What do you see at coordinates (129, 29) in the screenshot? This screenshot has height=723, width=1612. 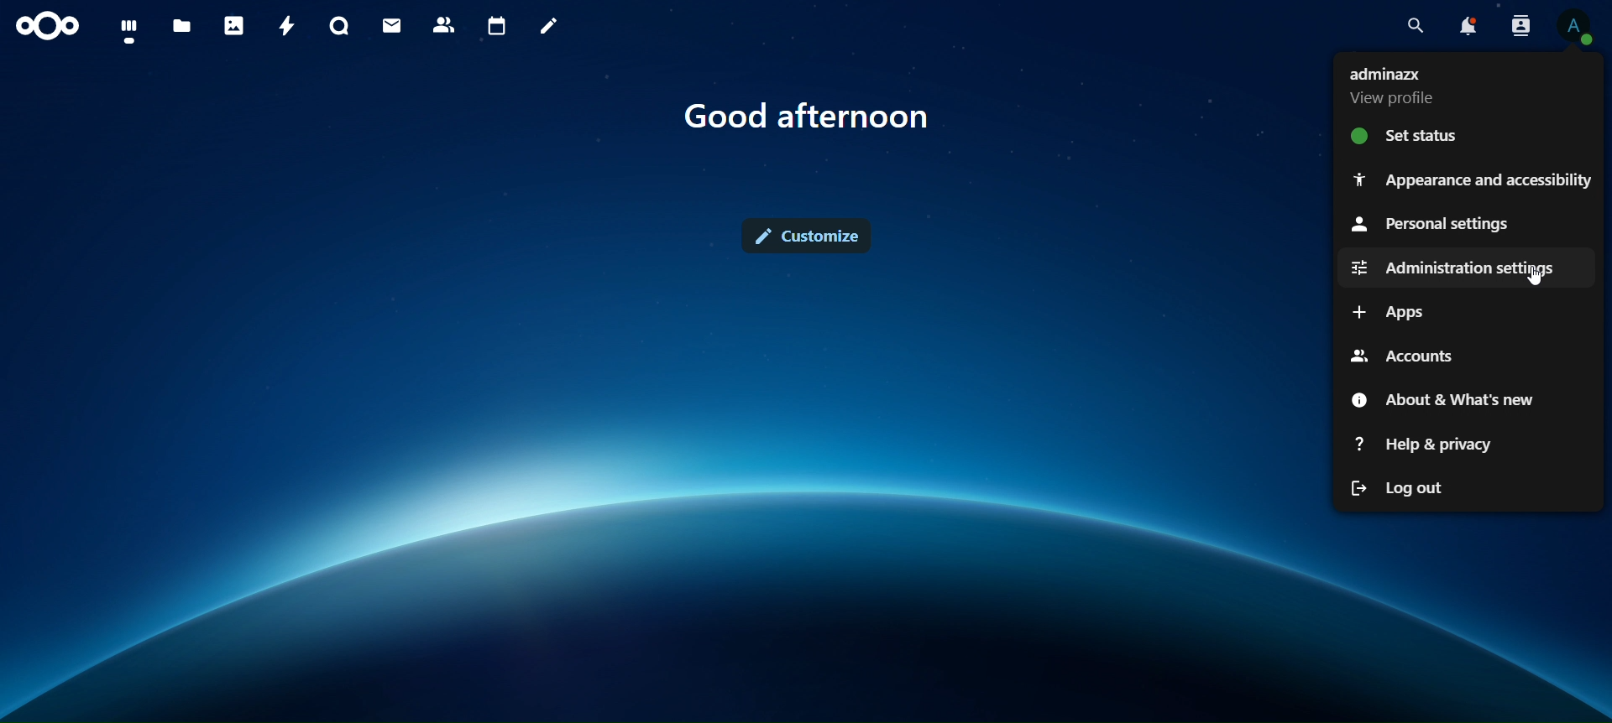 I see `dashboard` at bounding box center [129, 29].